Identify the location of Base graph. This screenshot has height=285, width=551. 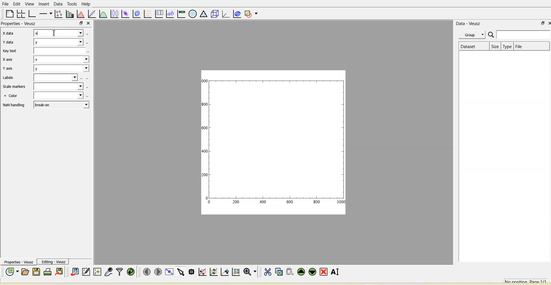
(32, 14).